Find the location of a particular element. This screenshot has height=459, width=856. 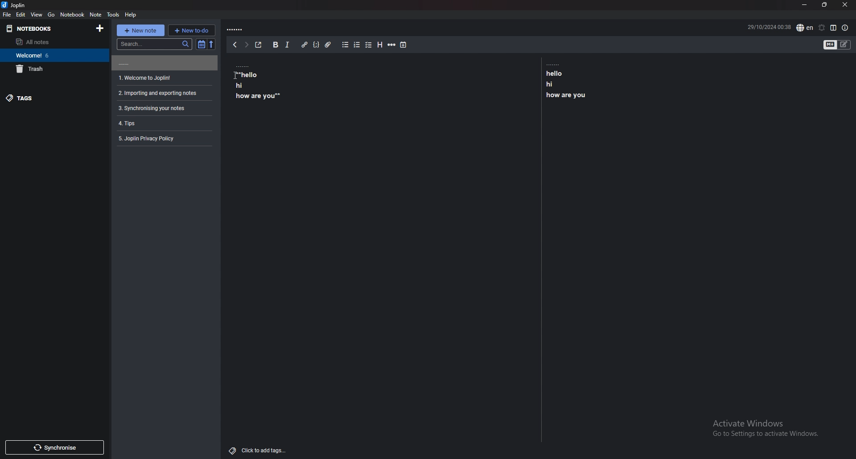

note is located at coordinates (96, 15).